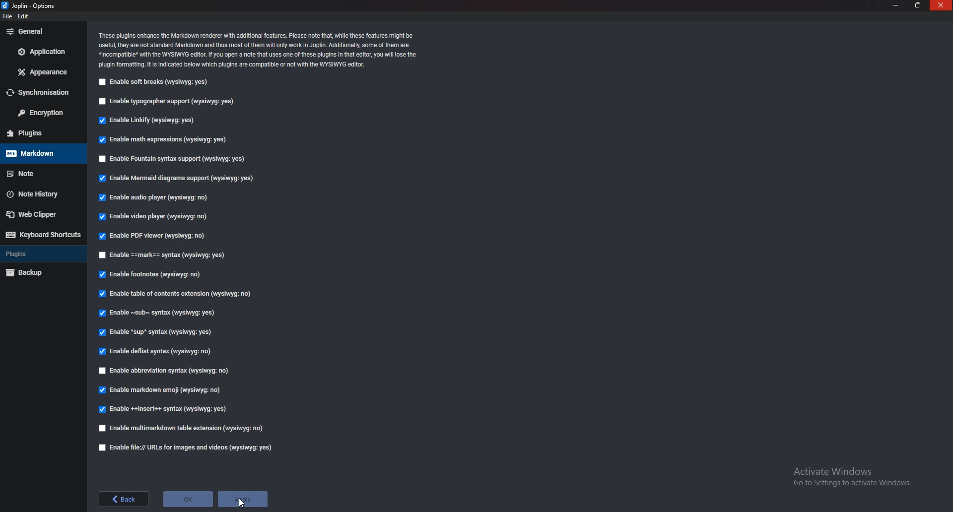 Image resolution: width=953 pixels, height=512 pixels. What do you see at coordinates (161, 391) in the screenshot?
I see `Enable Markdown Emoji` at bounding box center [161, 391].